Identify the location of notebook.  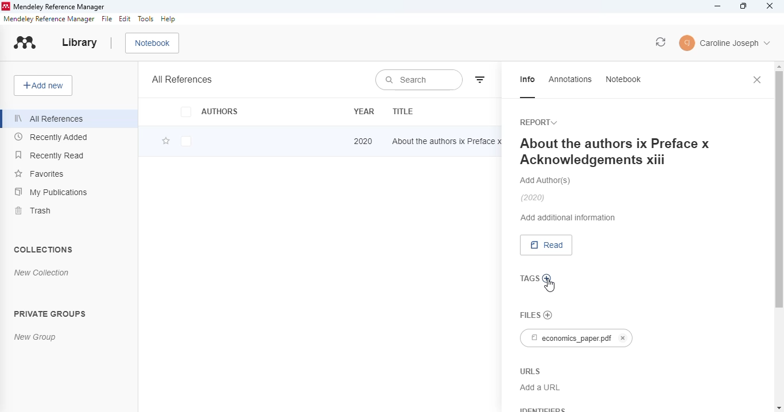
(623, 79).